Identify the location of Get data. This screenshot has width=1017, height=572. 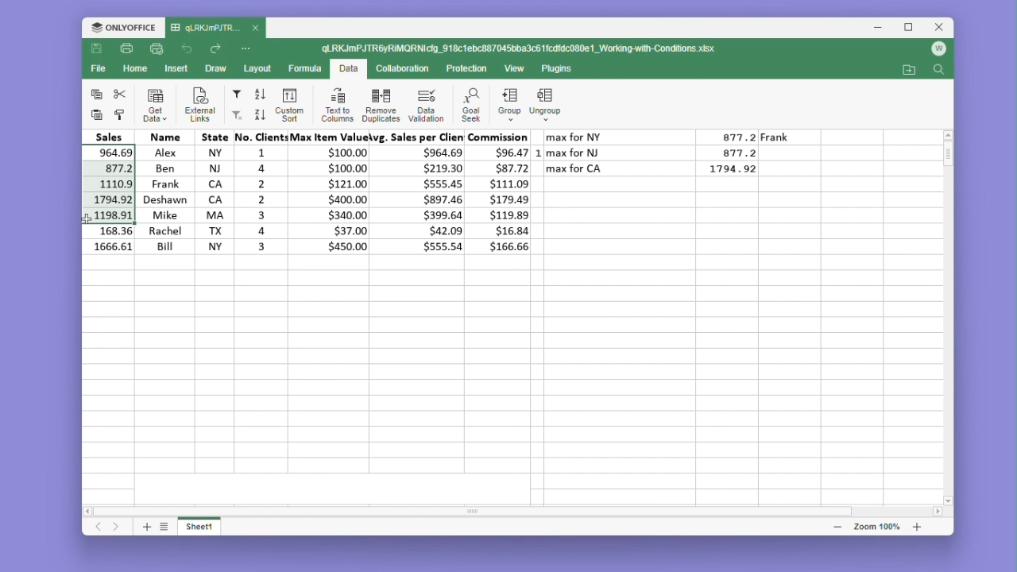
(156, 105).